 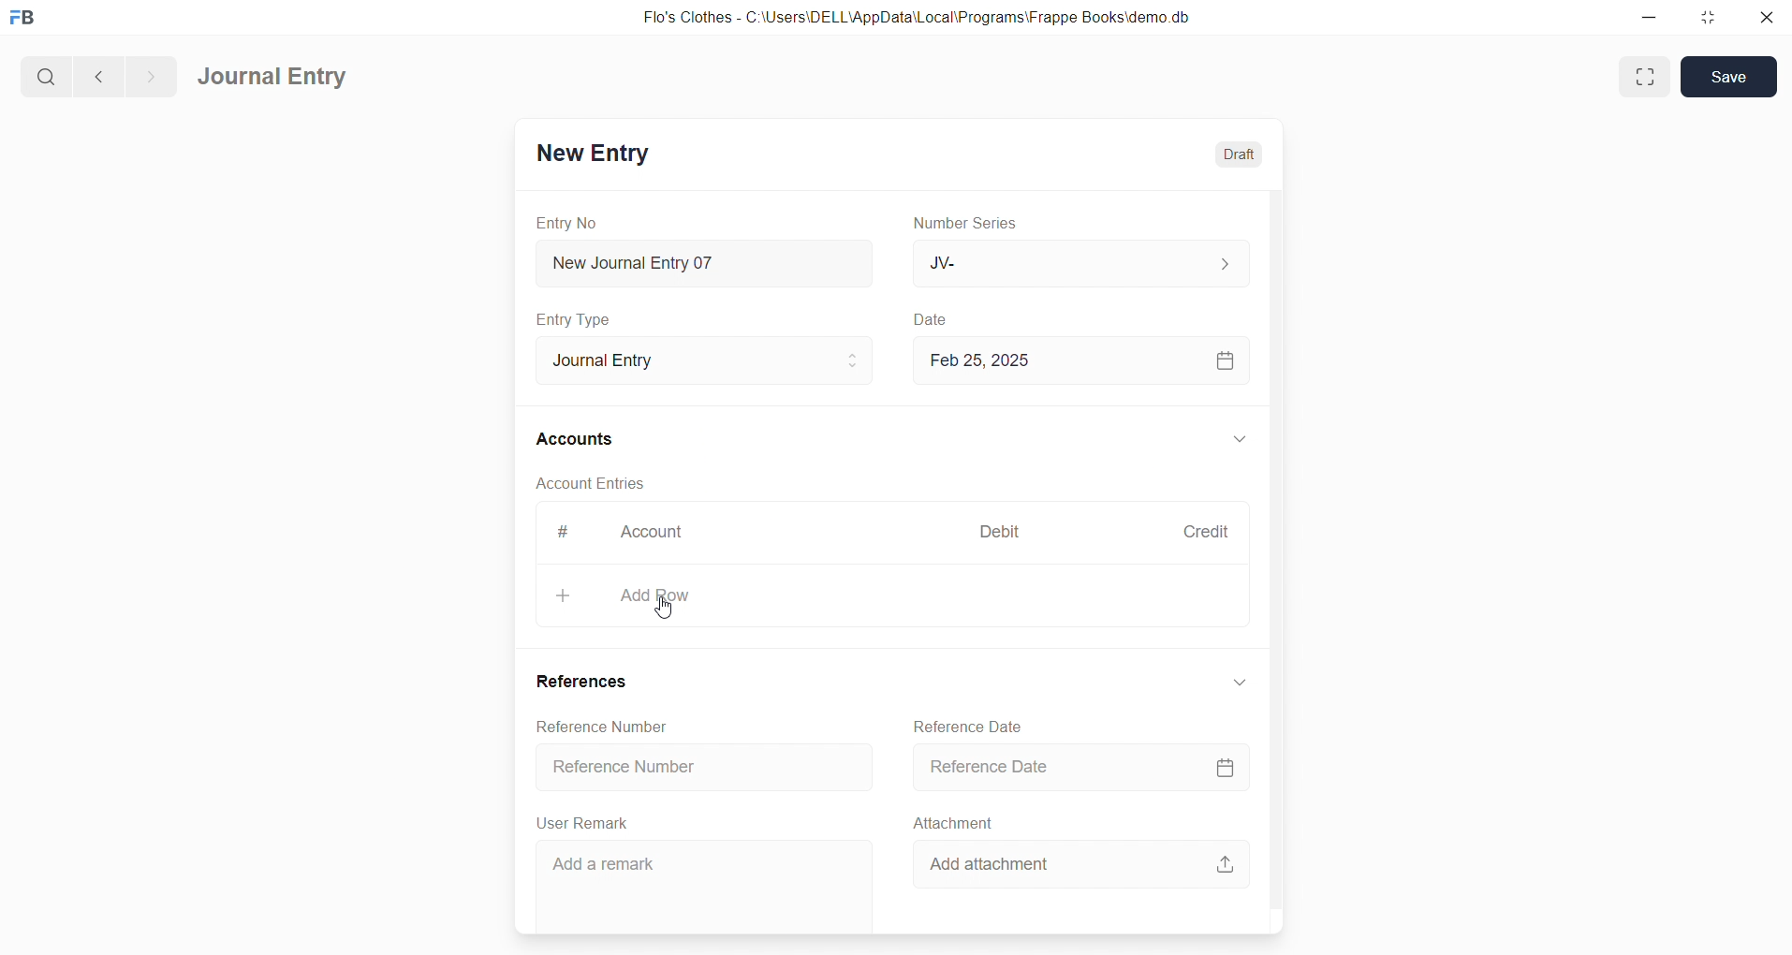 What do you see at coordinates (1240, 152) in the screenshot?
I see `Draft` at bounding box center [1240, 152].